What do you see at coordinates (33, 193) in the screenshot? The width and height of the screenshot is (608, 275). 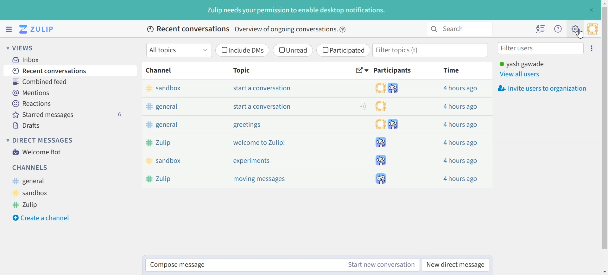 I see `#sandbox` at bounding box center [33, 193].